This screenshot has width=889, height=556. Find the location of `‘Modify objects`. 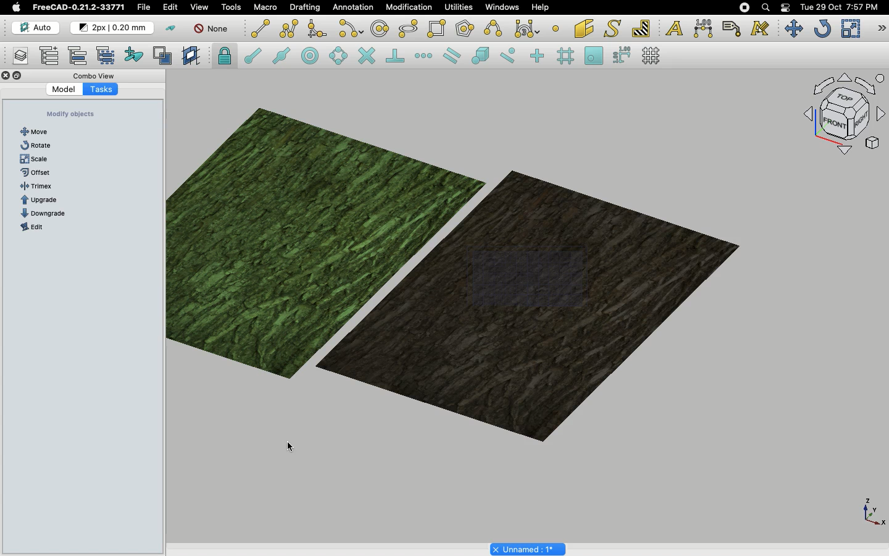

‘Modify objects is located at coordinates (73, 114).